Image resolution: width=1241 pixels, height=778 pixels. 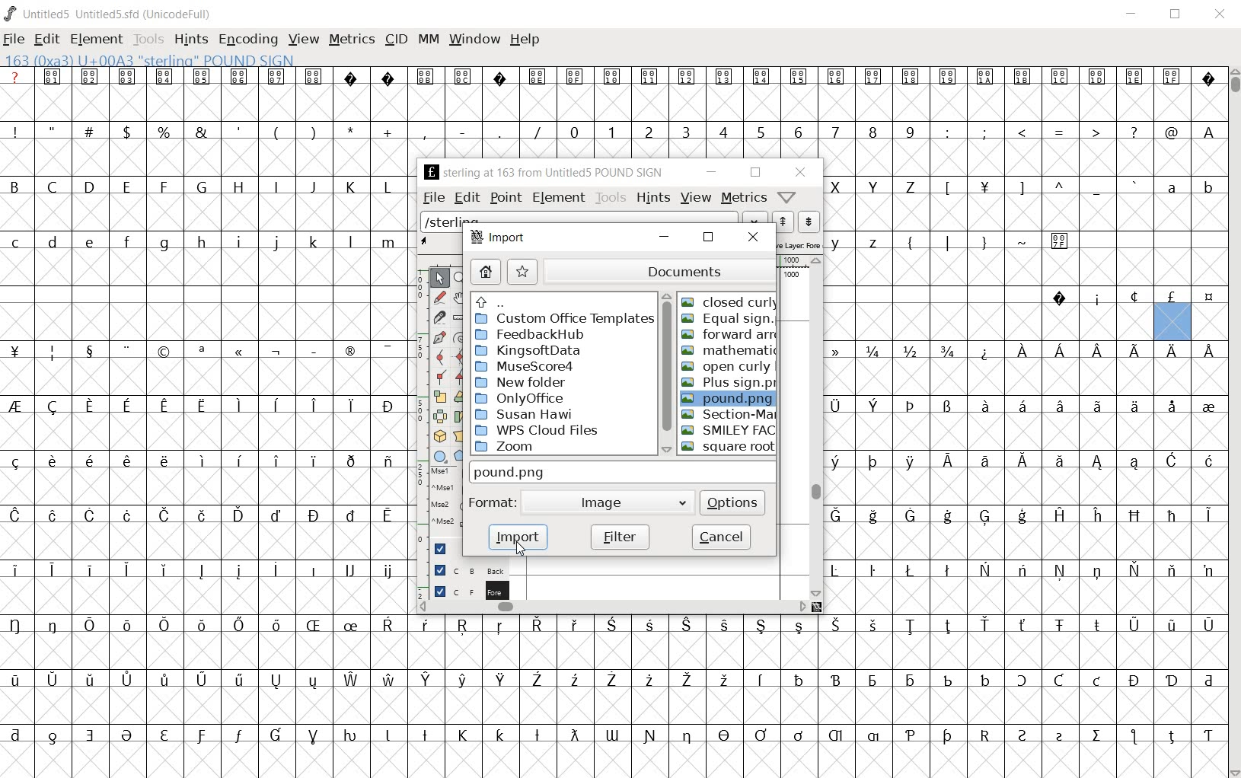 I want to click on scrollbar, so click(x=664, y=371).